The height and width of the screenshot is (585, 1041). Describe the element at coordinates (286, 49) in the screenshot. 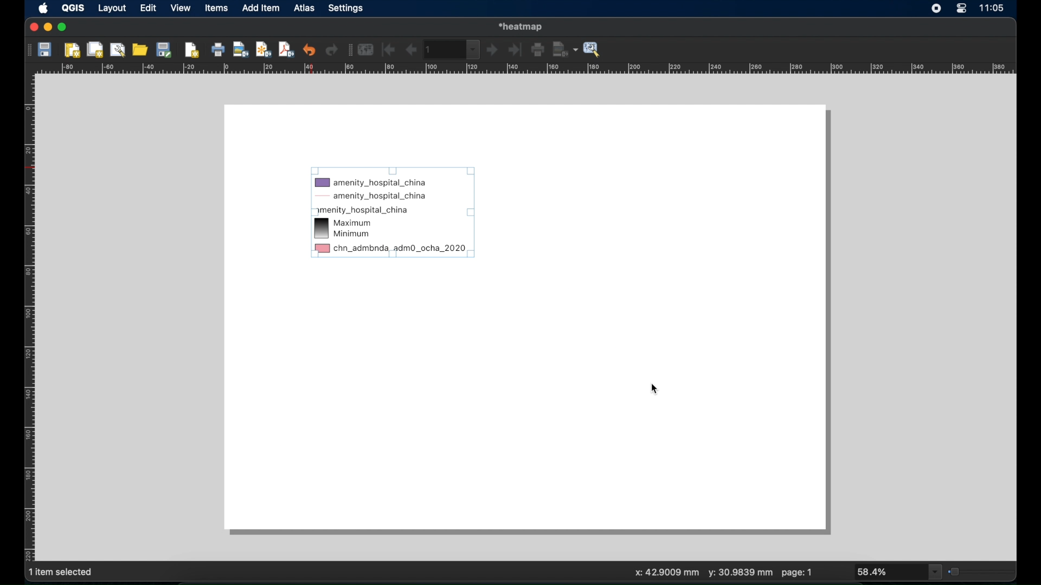

I see `export as pdf` at that location.